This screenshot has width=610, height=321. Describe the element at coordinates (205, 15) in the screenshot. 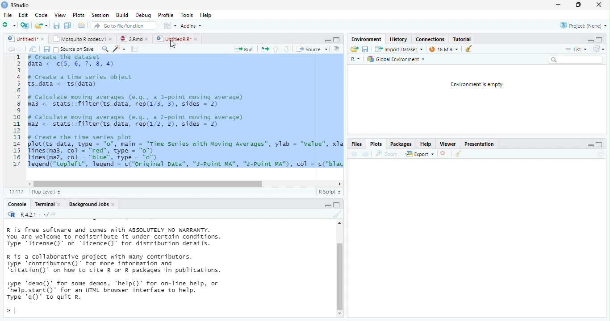

I see `Hep` at that location.